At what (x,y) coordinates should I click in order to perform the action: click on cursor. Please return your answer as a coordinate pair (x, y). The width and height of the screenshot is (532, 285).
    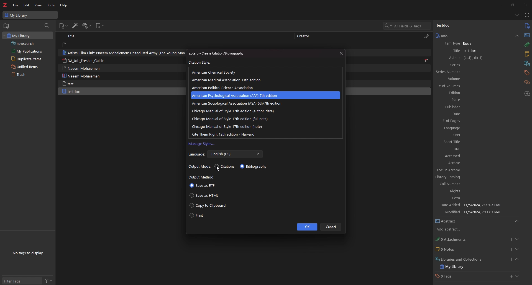
    Looking at the image, I should click on (218, 169).